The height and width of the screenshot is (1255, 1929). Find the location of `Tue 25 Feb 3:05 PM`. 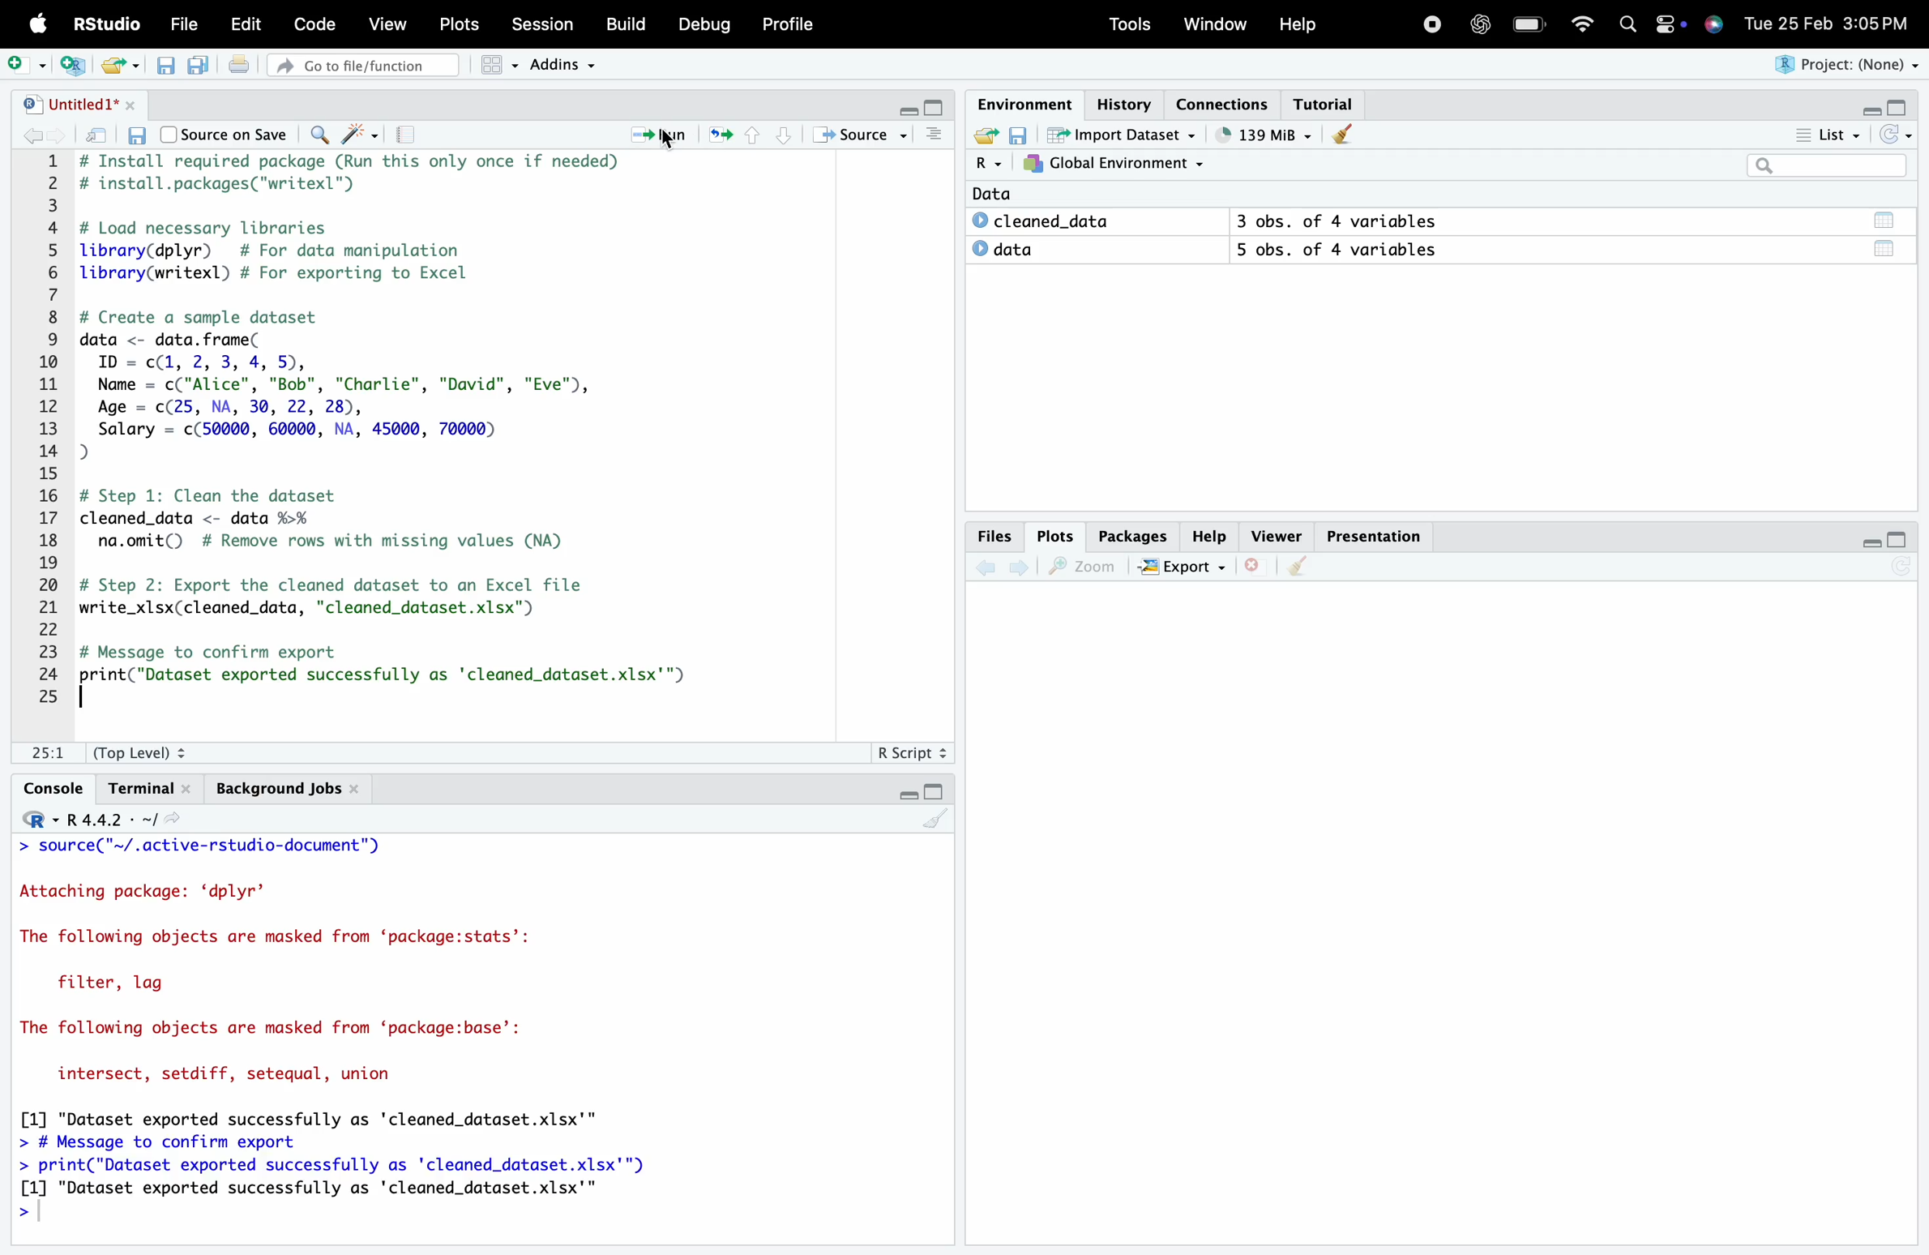

Tue 25 Feb 3:05 PM is located at coordinates (1825, 24).